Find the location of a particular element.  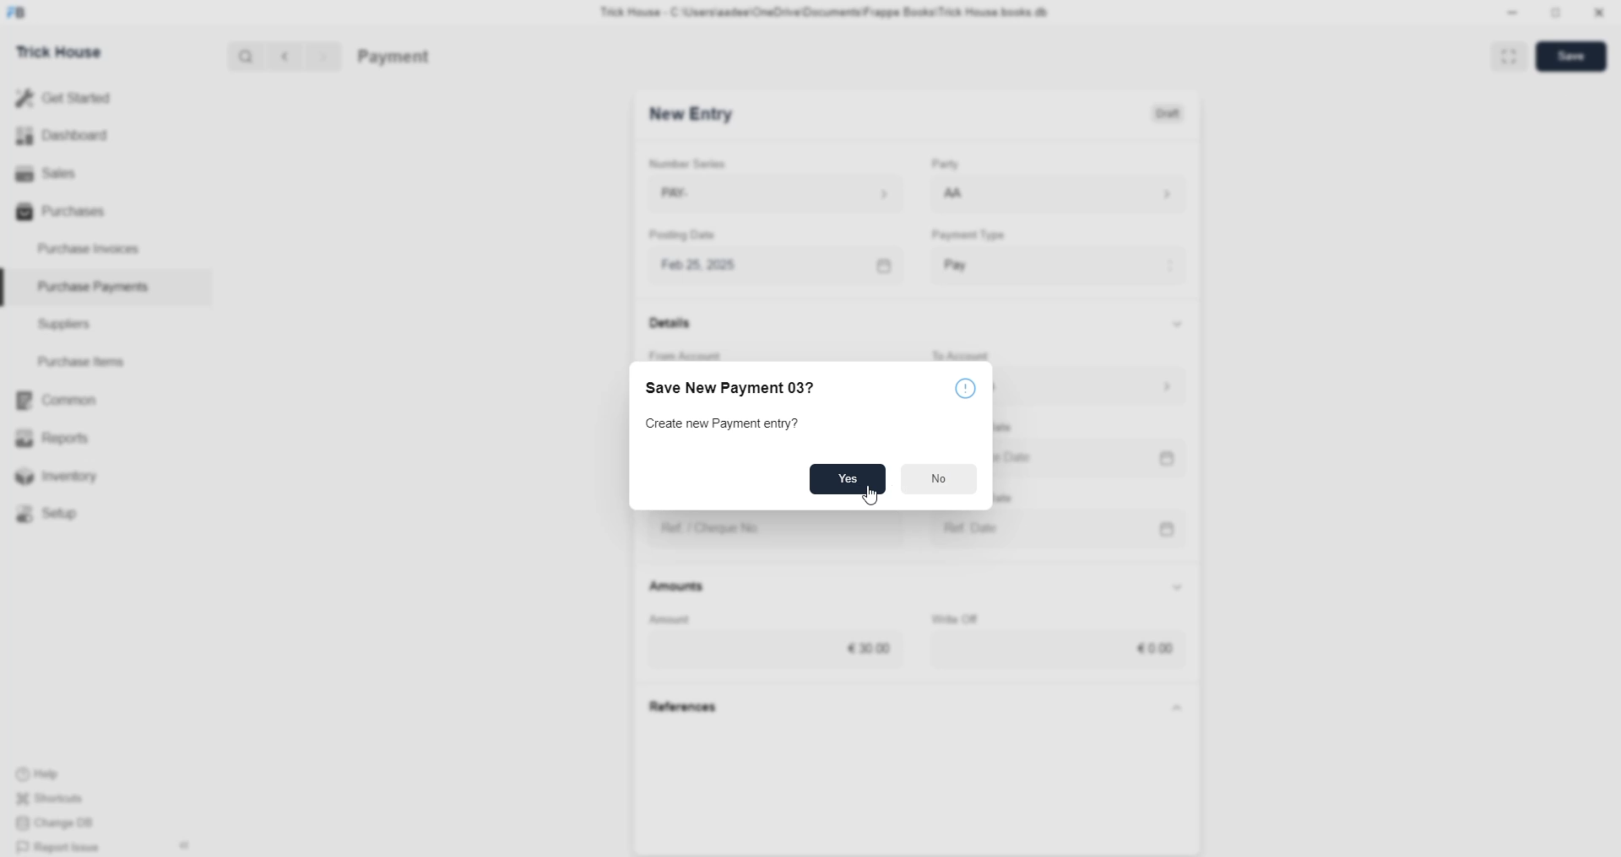

€30.00 is located at coordinates (873, 644).